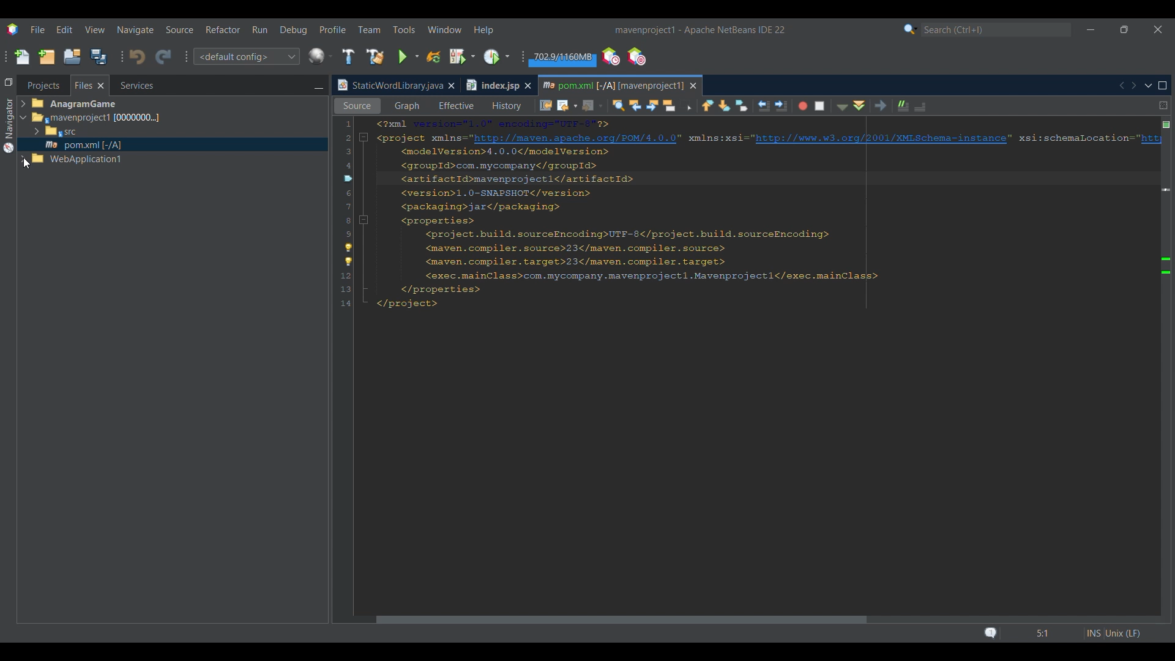 Image resolution: width=1175 pixels, height=661 pixels. Describe the element at coordinates (748, 216) in the screenshot. I see `Code in current tab` at that location.